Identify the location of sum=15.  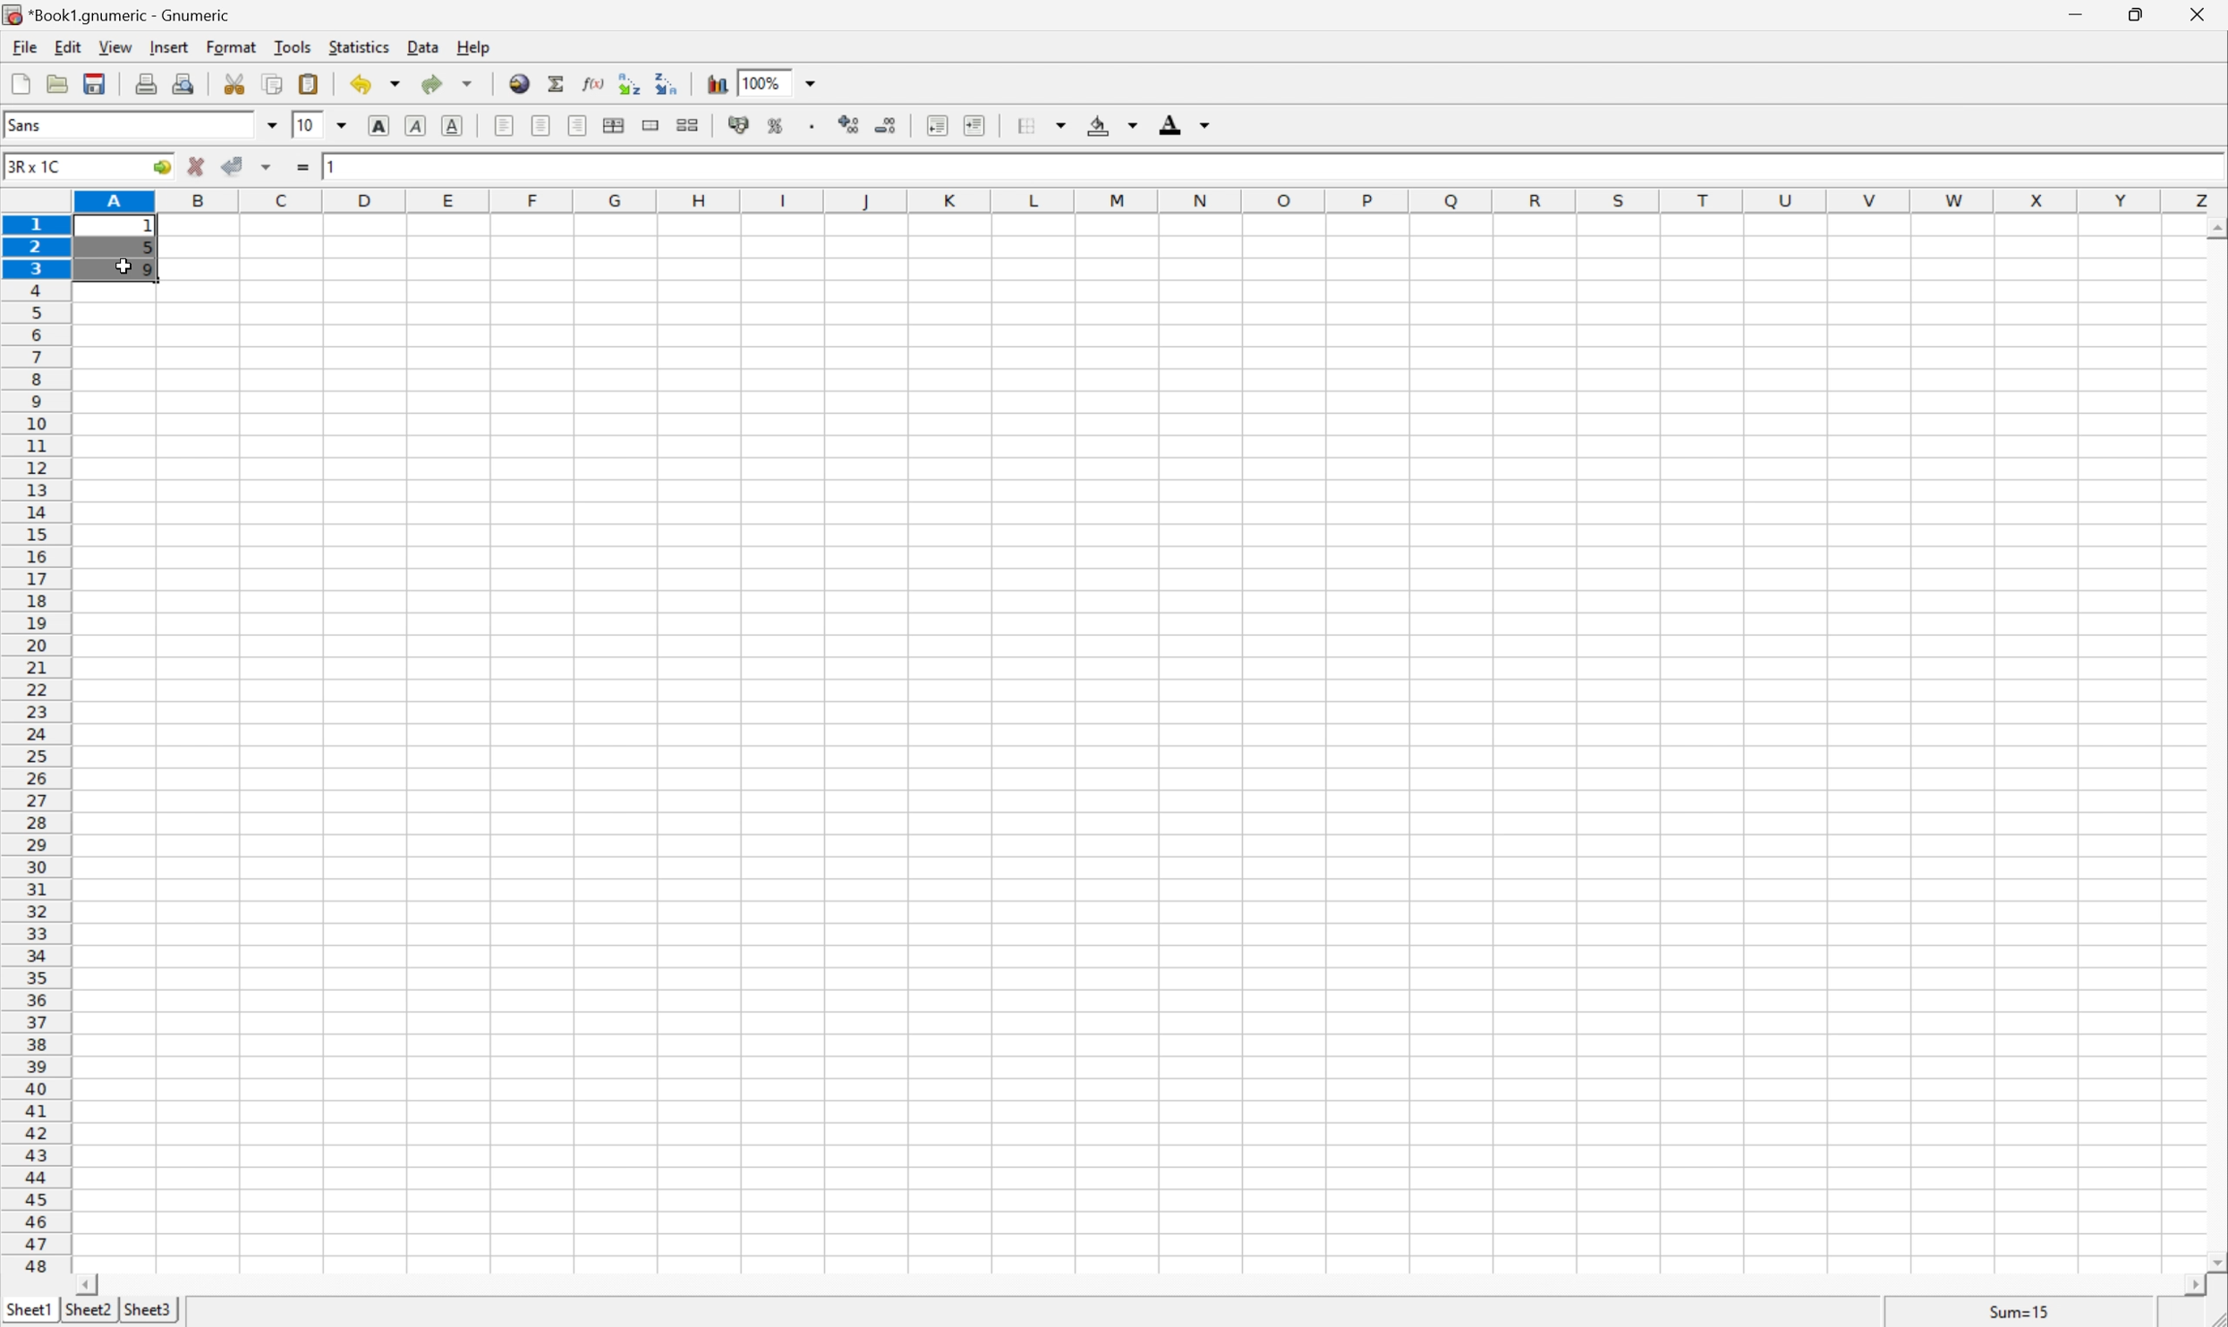
(2020, 1311).